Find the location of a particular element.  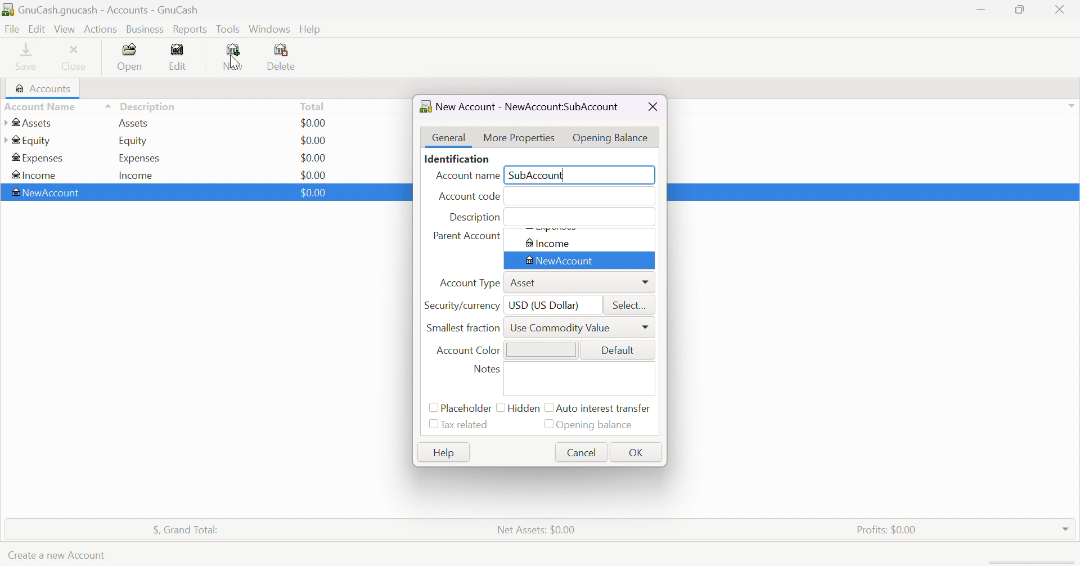

Hidden is located at coordinates (524, 407).